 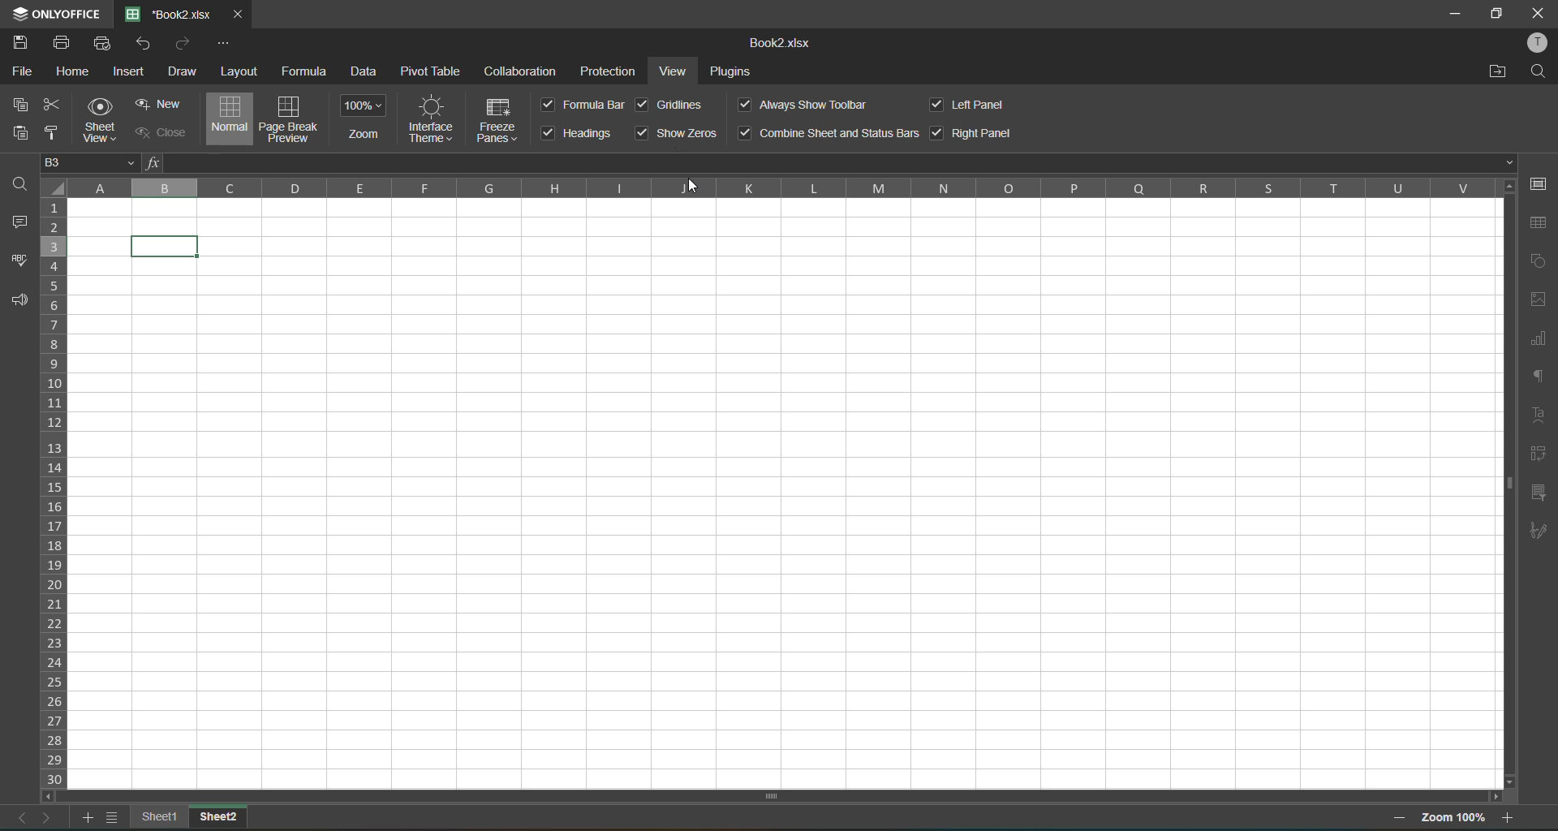 What do you see at coordinates (731, 72) in the screenshot?
I see `plugins` at bounding box center [731, 72].